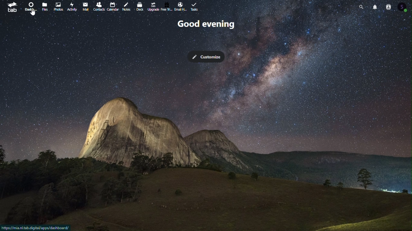 The height and width of the screenshot is (231, 412). I want to click on Calendar, so click(113, 6).